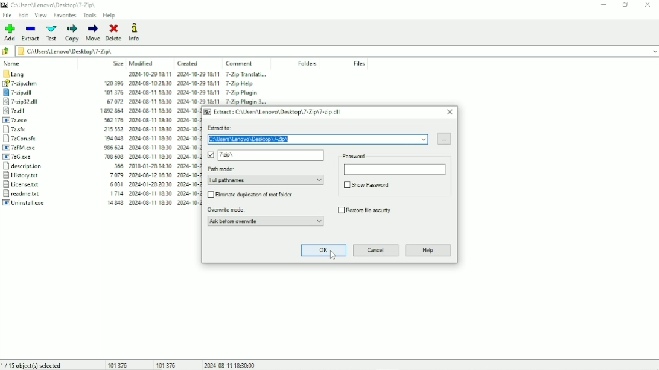  Describe the element at coordinates (337, 51) in the screenshot. I see `File name and location` at that location.